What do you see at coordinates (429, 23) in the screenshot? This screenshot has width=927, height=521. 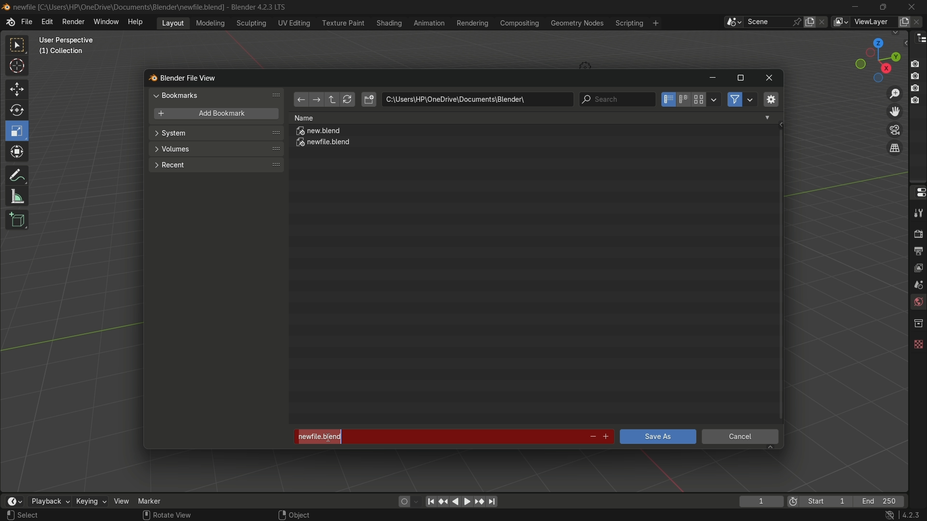 I see `animation menu` at bounding box center [429, 23].